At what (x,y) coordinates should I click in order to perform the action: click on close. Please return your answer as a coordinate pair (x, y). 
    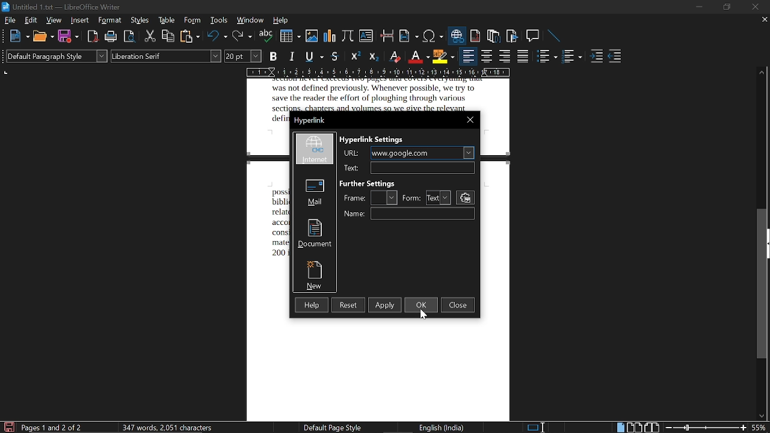
    Looking at the image, I should click on (471, 119).